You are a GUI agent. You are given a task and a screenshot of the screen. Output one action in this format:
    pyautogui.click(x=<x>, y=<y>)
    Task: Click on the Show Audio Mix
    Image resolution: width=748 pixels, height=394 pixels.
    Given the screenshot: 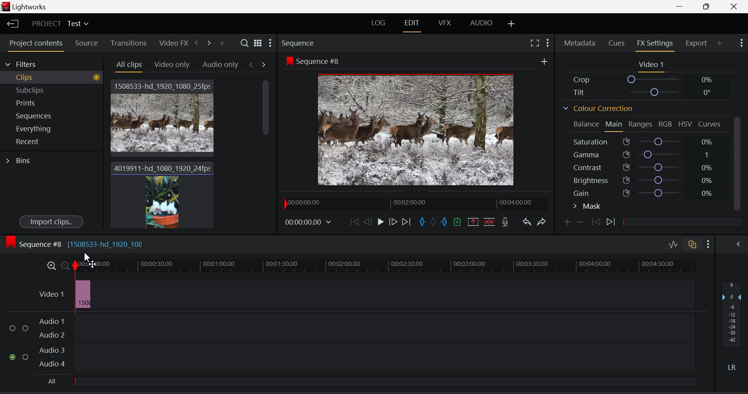 What is the action you would take?
    pyautogui.click(x=740, y=245)
    